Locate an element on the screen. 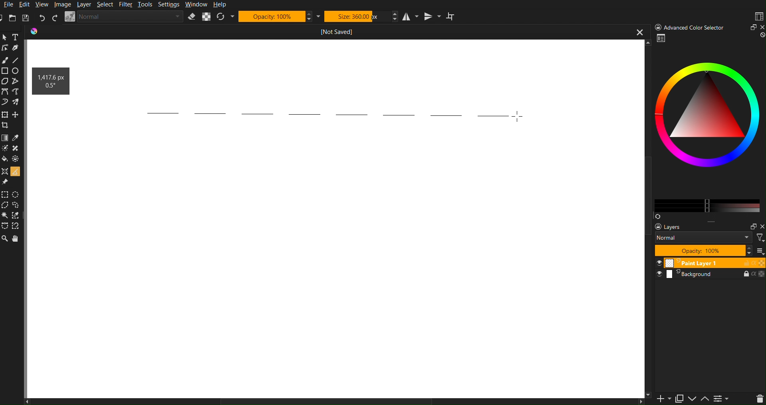 The width and height of the screenshot is (766, 405). Cursor is located at coordinates (516, 115).